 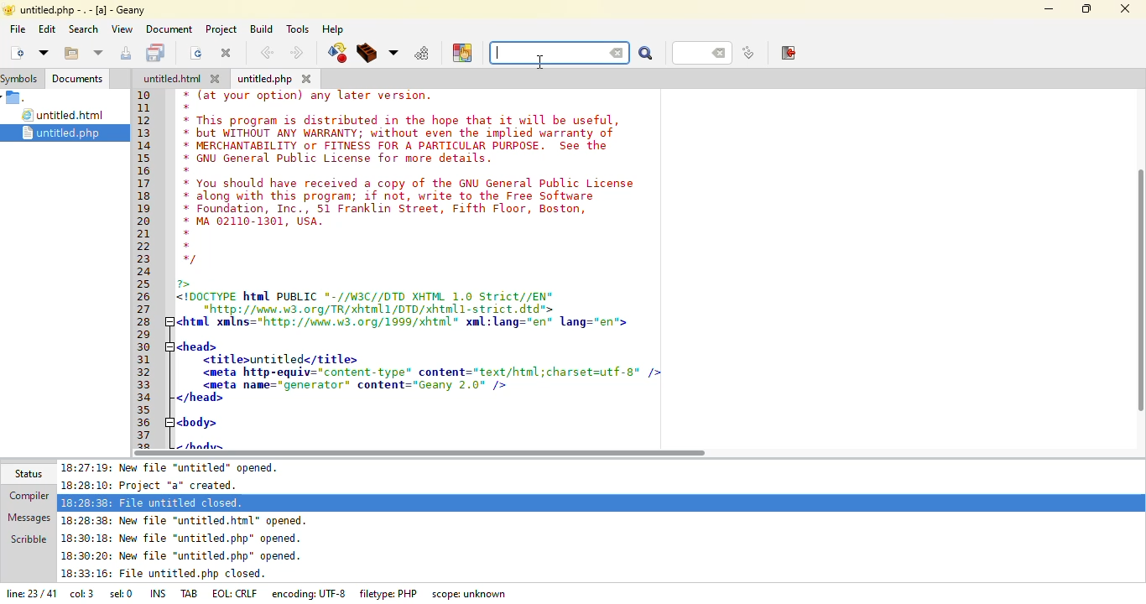 I want to click on <html xmlns="http://www.w3.org/1999/xhtml" xml:lang="en" lang="en">, so click(x=410, y=322).